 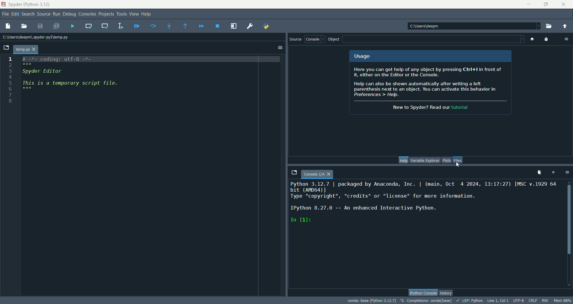 I want to click on history, so click(x=446, y=293).